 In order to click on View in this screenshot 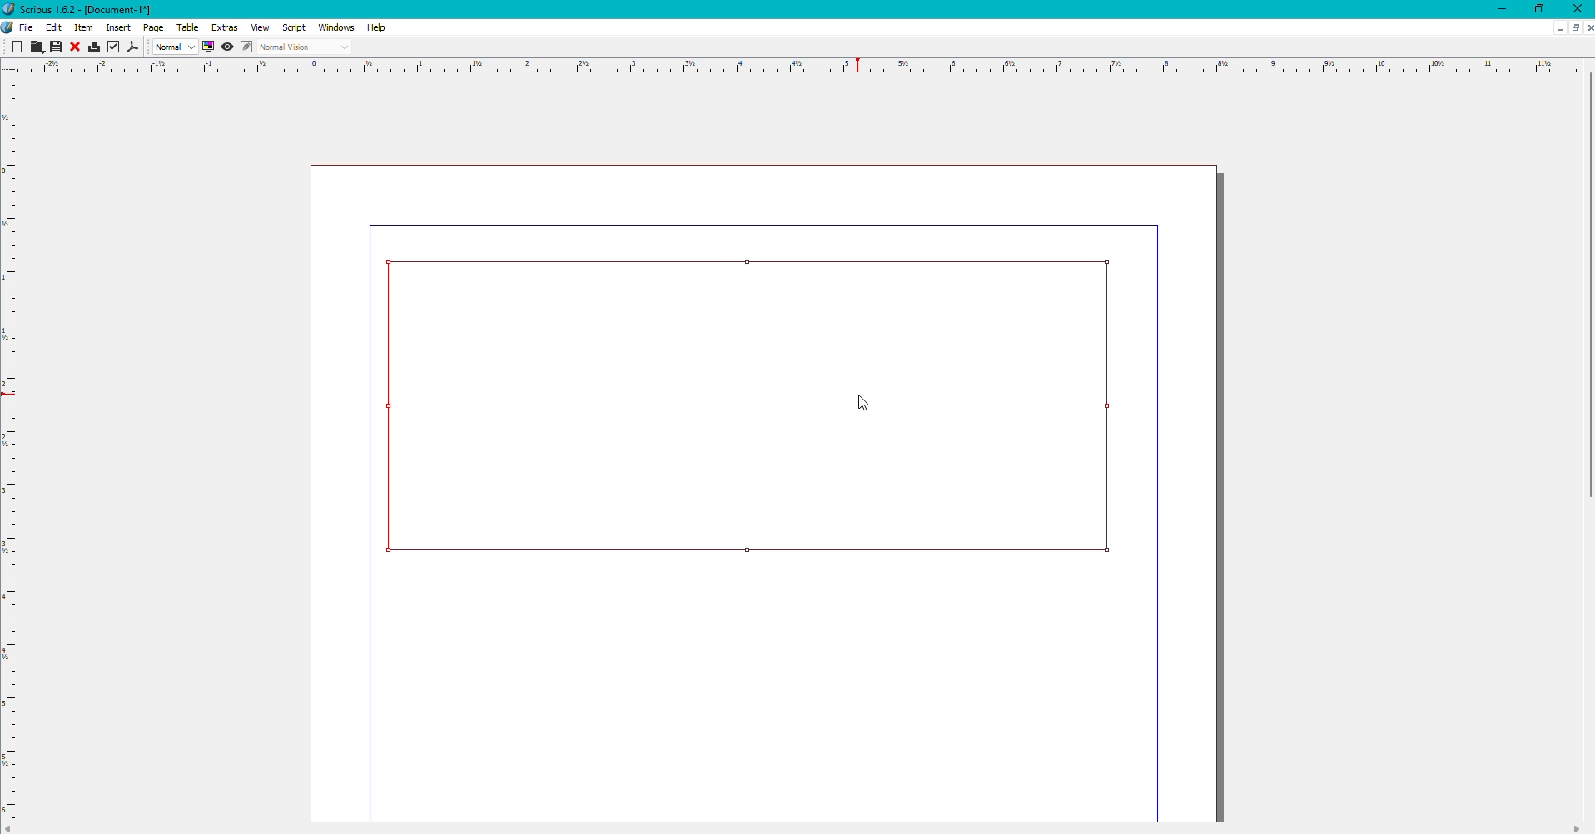, I will do `click(260, 28)`.